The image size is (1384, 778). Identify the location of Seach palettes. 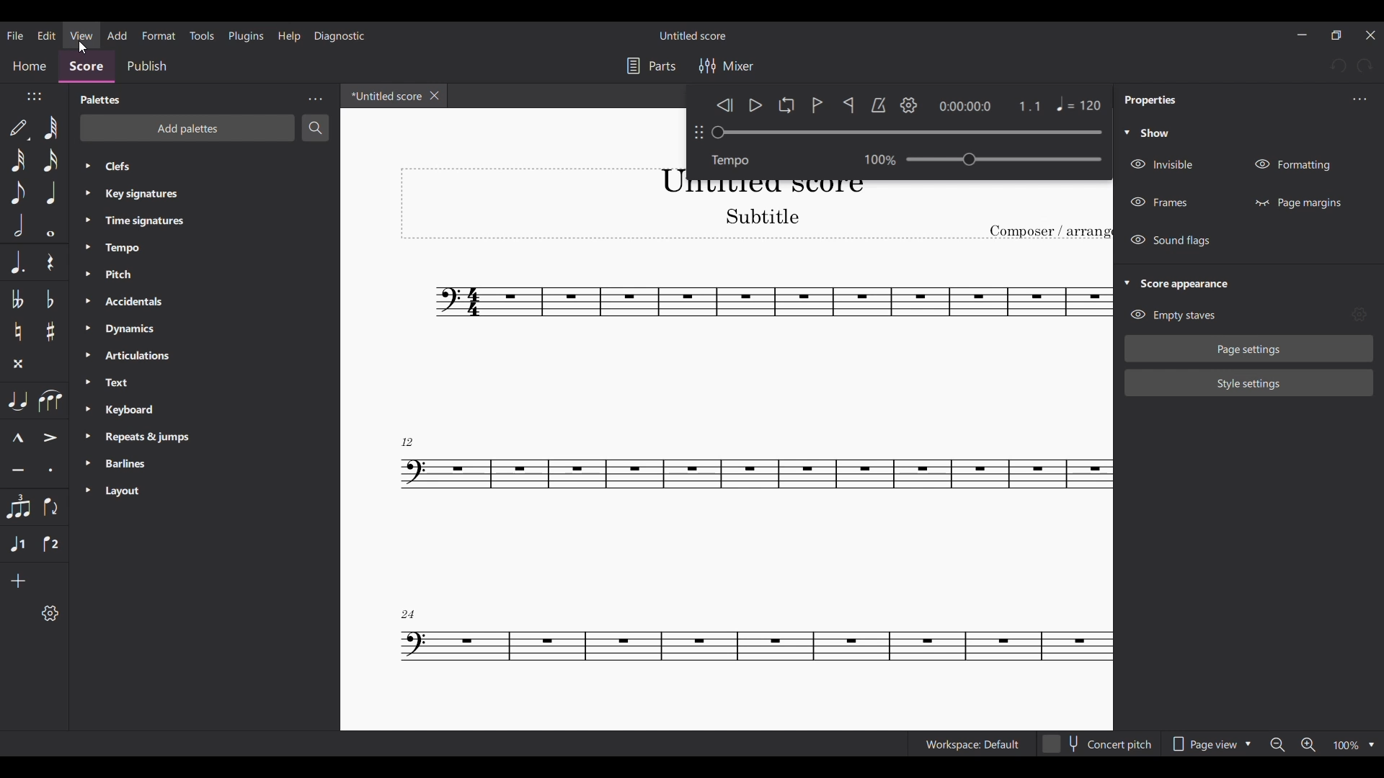
(315, 128).